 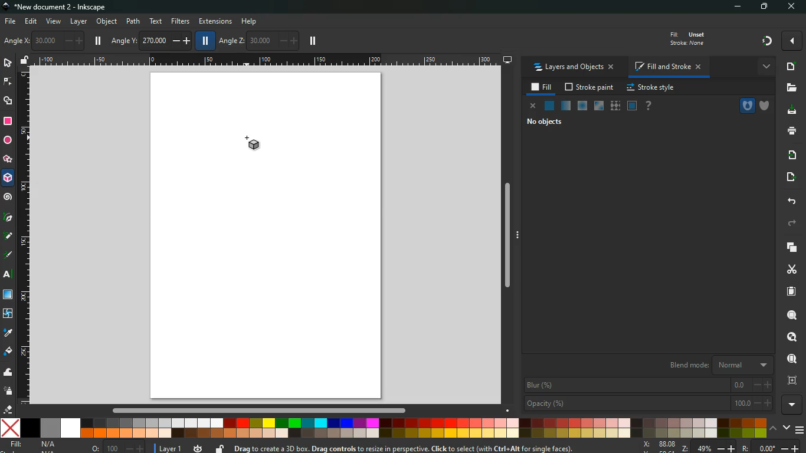 I want to click on edge, so click(x=8, y=82).